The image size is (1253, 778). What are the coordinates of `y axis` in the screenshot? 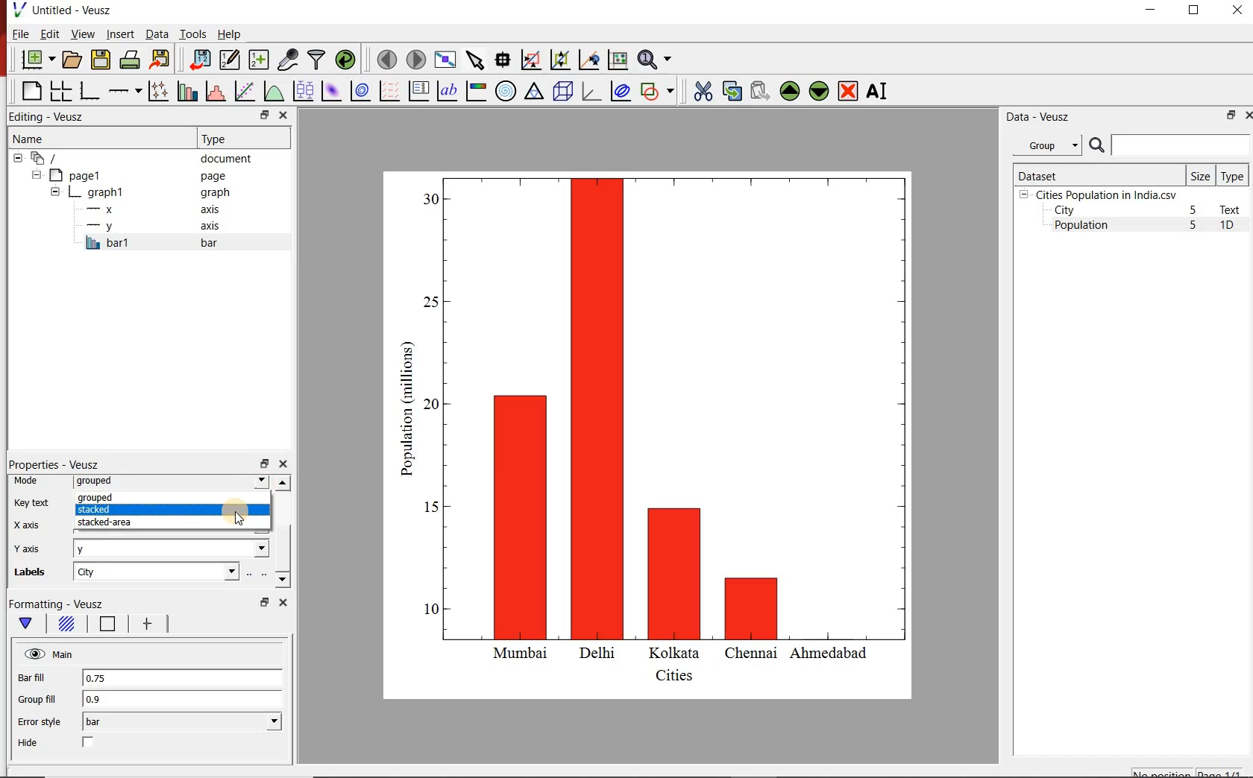 It's located at (37, 548).